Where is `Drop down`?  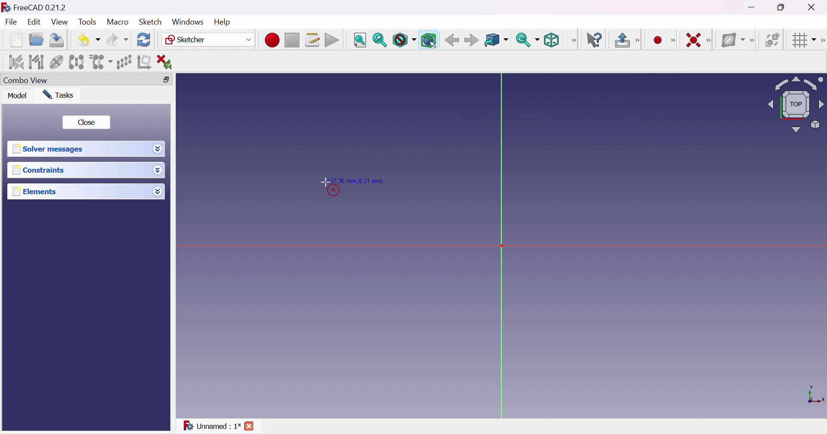
Drop down is located at coordinates (158, 150).